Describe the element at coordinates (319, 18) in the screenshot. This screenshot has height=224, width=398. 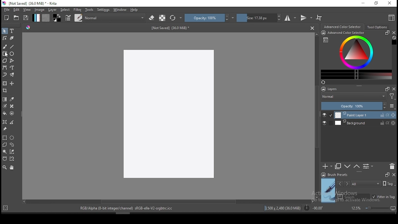
I see `wrap around mode` at that location.